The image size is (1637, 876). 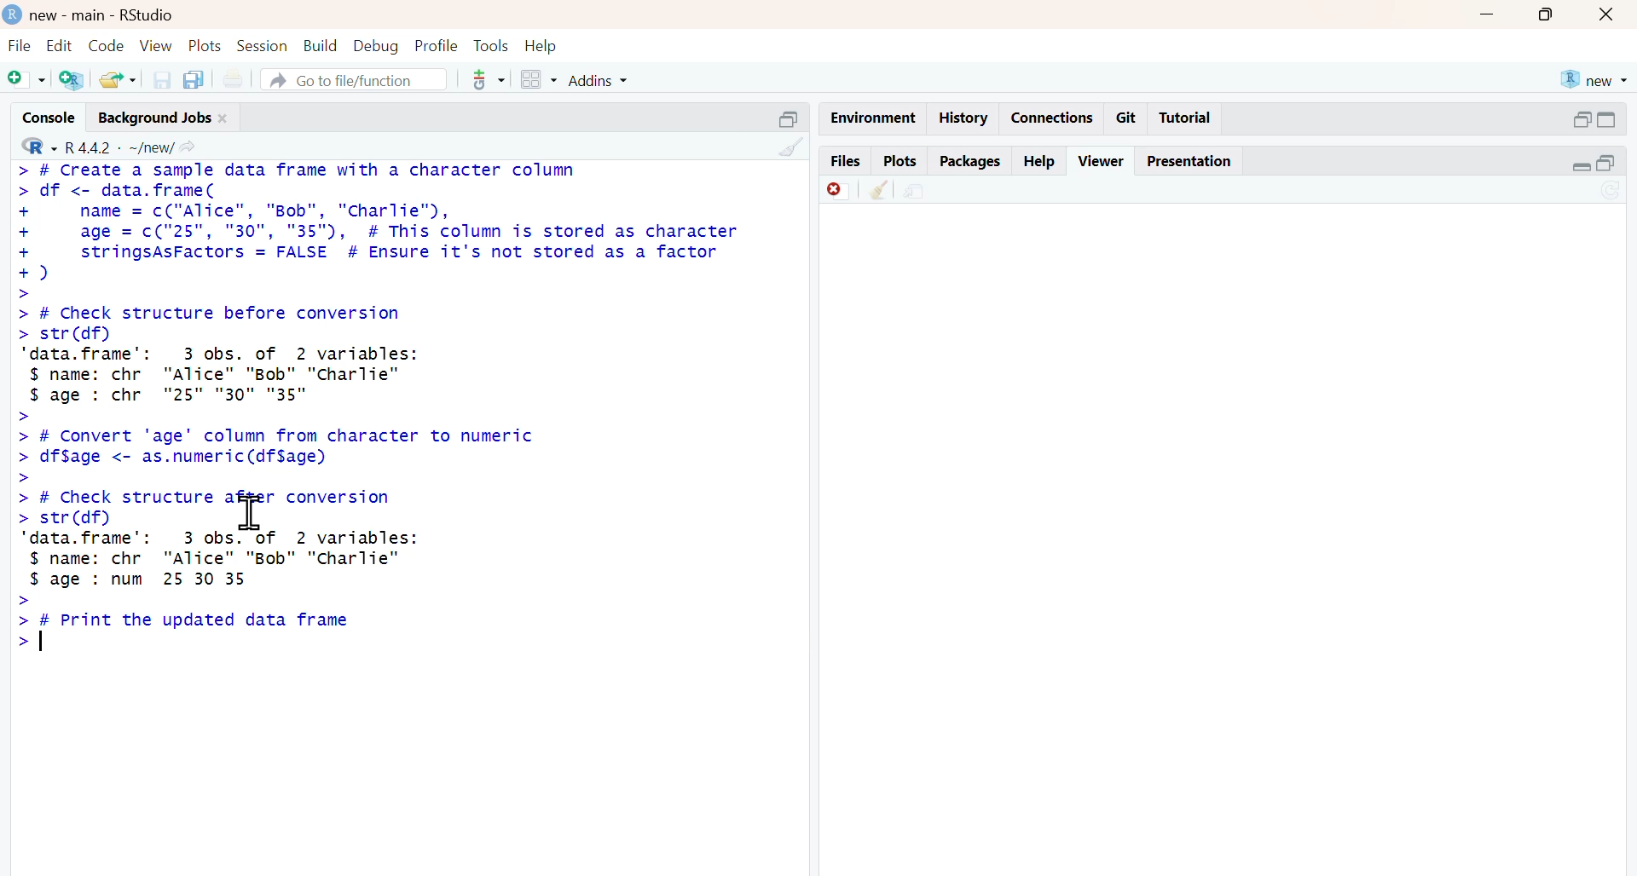 I want to click on close, so click(x=223, y=118).